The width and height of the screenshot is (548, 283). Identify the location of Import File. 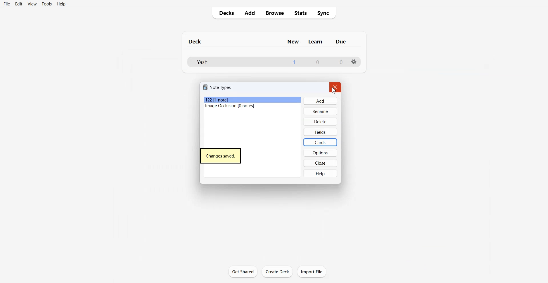
(312, 271).